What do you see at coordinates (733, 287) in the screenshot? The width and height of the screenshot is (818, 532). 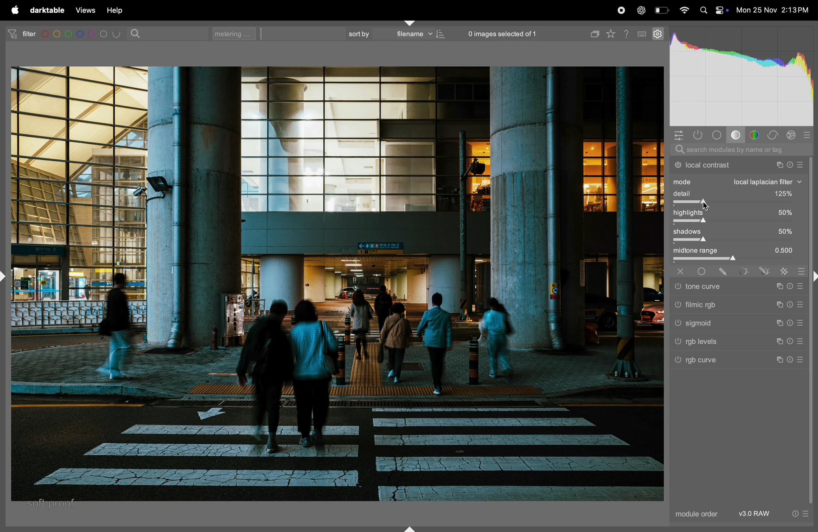 I see `tone curve` at bounding box center [733, 287].